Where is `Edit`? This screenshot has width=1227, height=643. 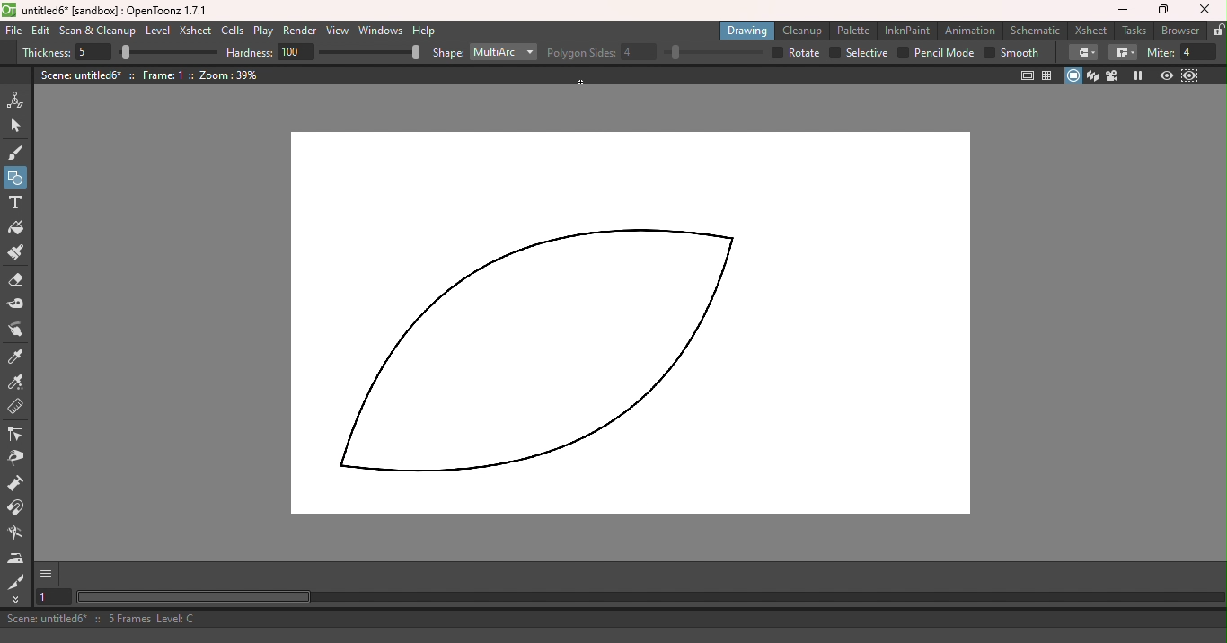
Edit is located at coordinates (40, 32).